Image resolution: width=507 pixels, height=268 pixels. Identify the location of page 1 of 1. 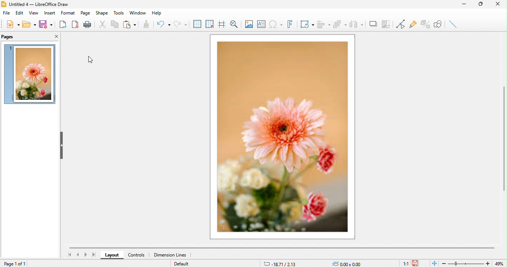
(19, 264).